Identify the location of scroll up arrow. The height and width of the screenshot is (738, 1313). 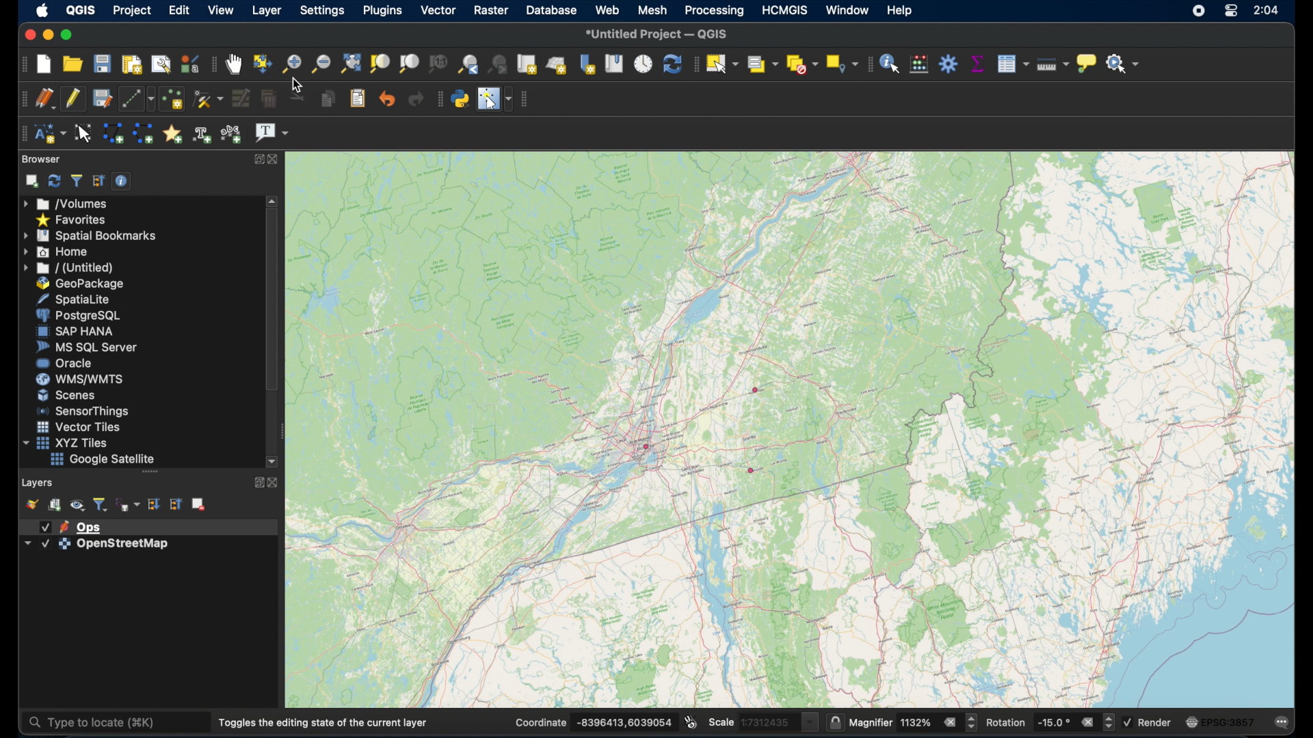
(272, 203).